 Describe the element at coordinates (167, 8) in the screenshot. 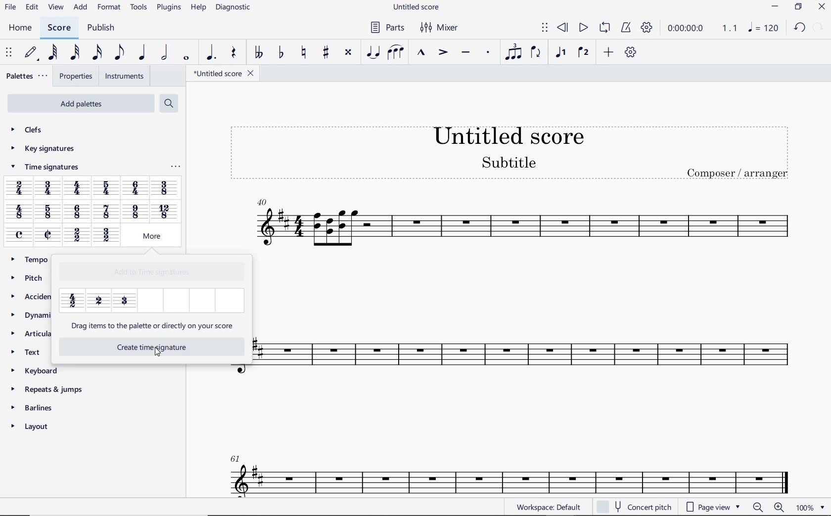

I see `PLUGINS` at that location.